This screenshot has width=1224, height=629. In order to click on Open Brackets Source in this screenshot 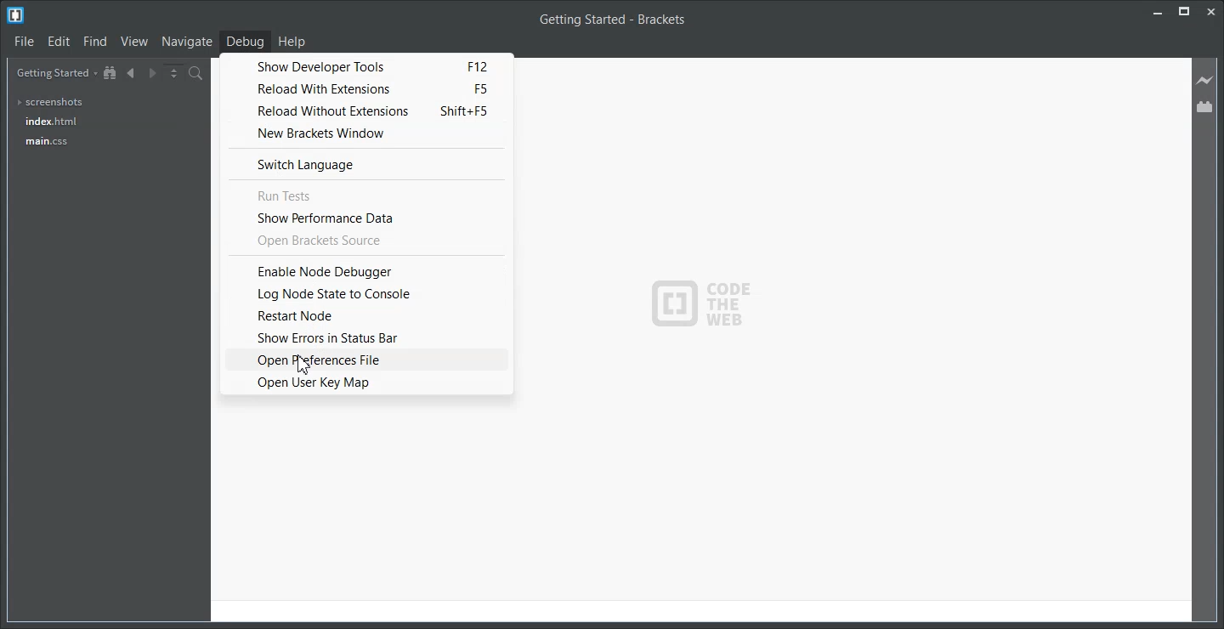, I will do `click(365, 241)`.